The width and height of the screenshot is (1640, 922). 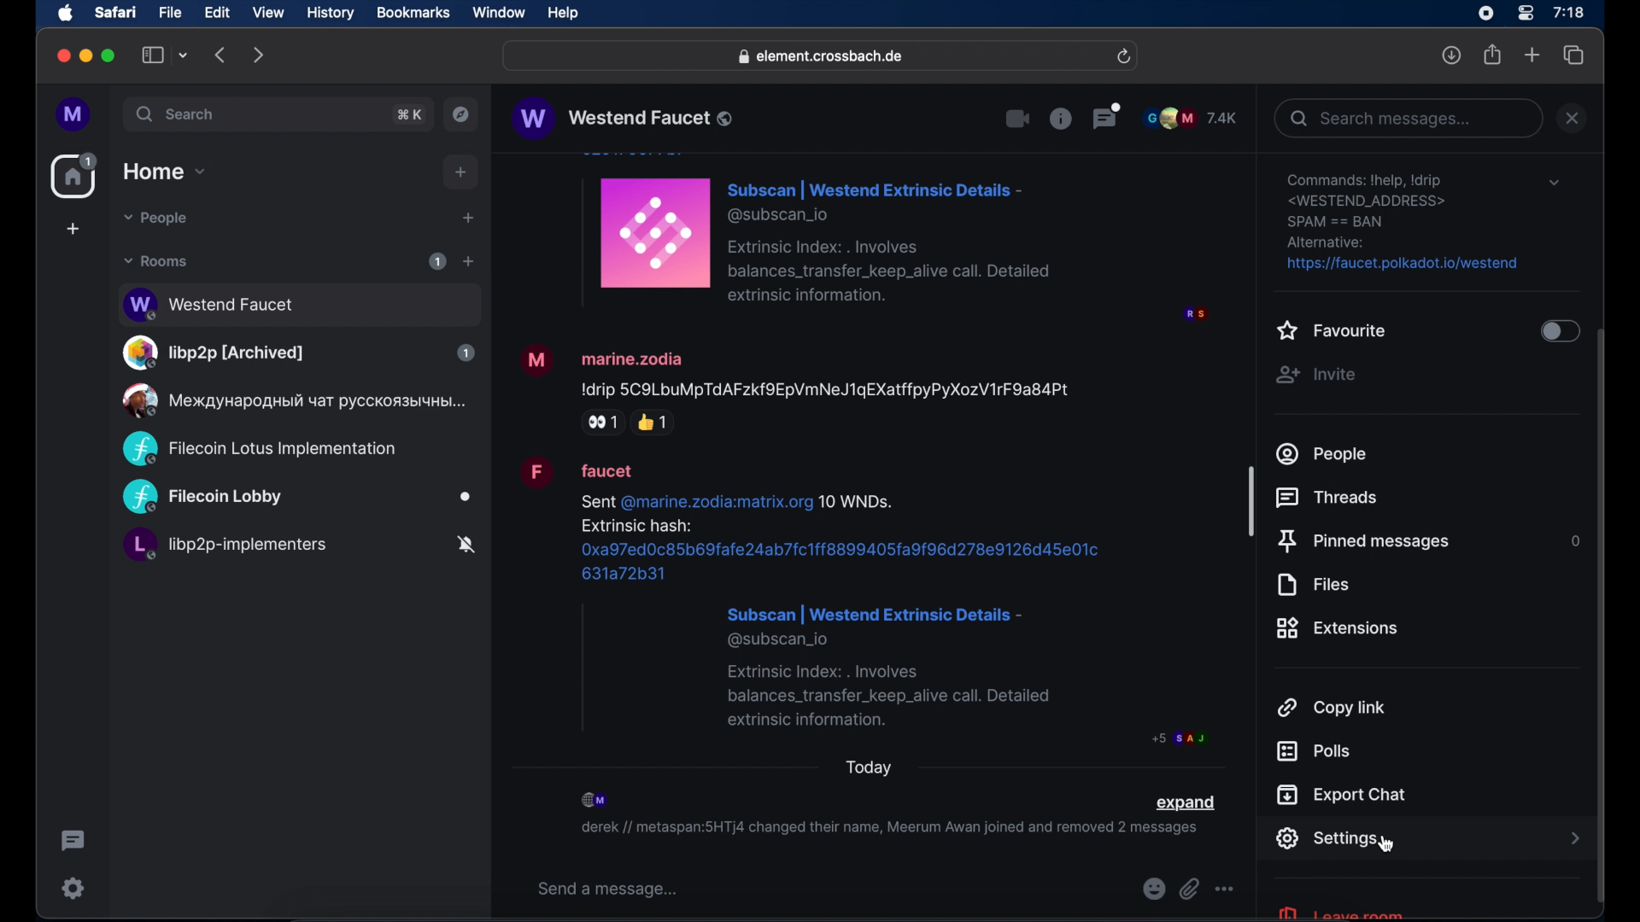 What do you see at coordinates (1185, 803) in the screenshot?
I see `expand` at bounding box center [1185, 803].